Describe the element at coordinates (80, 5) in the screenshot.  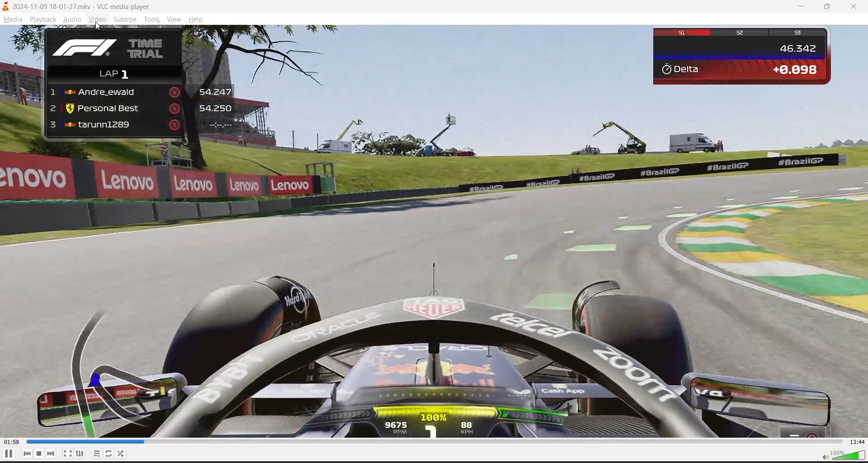
I see `track and app name` at that location.